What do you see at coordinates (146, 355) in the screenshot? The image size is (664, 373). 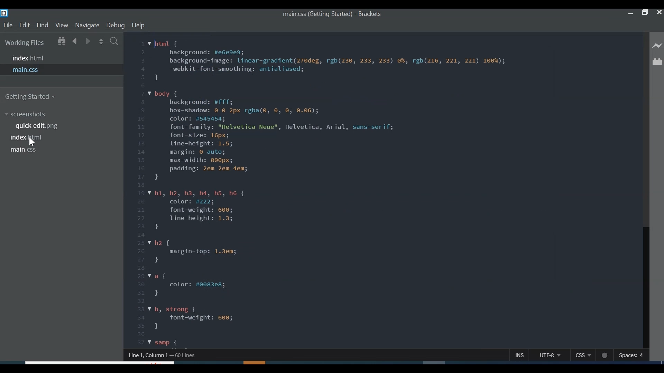 I see `Line, Column Preference` at bounding box center [146, 355].